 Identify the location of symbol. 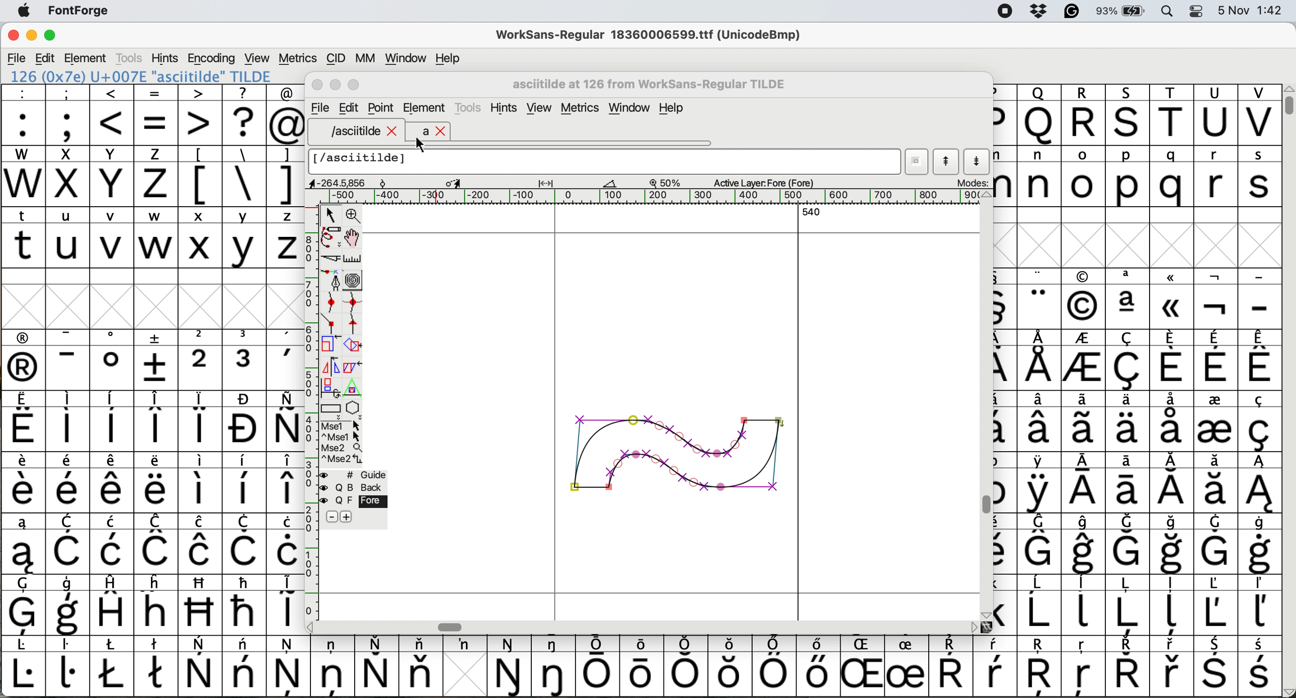
(285, 421).